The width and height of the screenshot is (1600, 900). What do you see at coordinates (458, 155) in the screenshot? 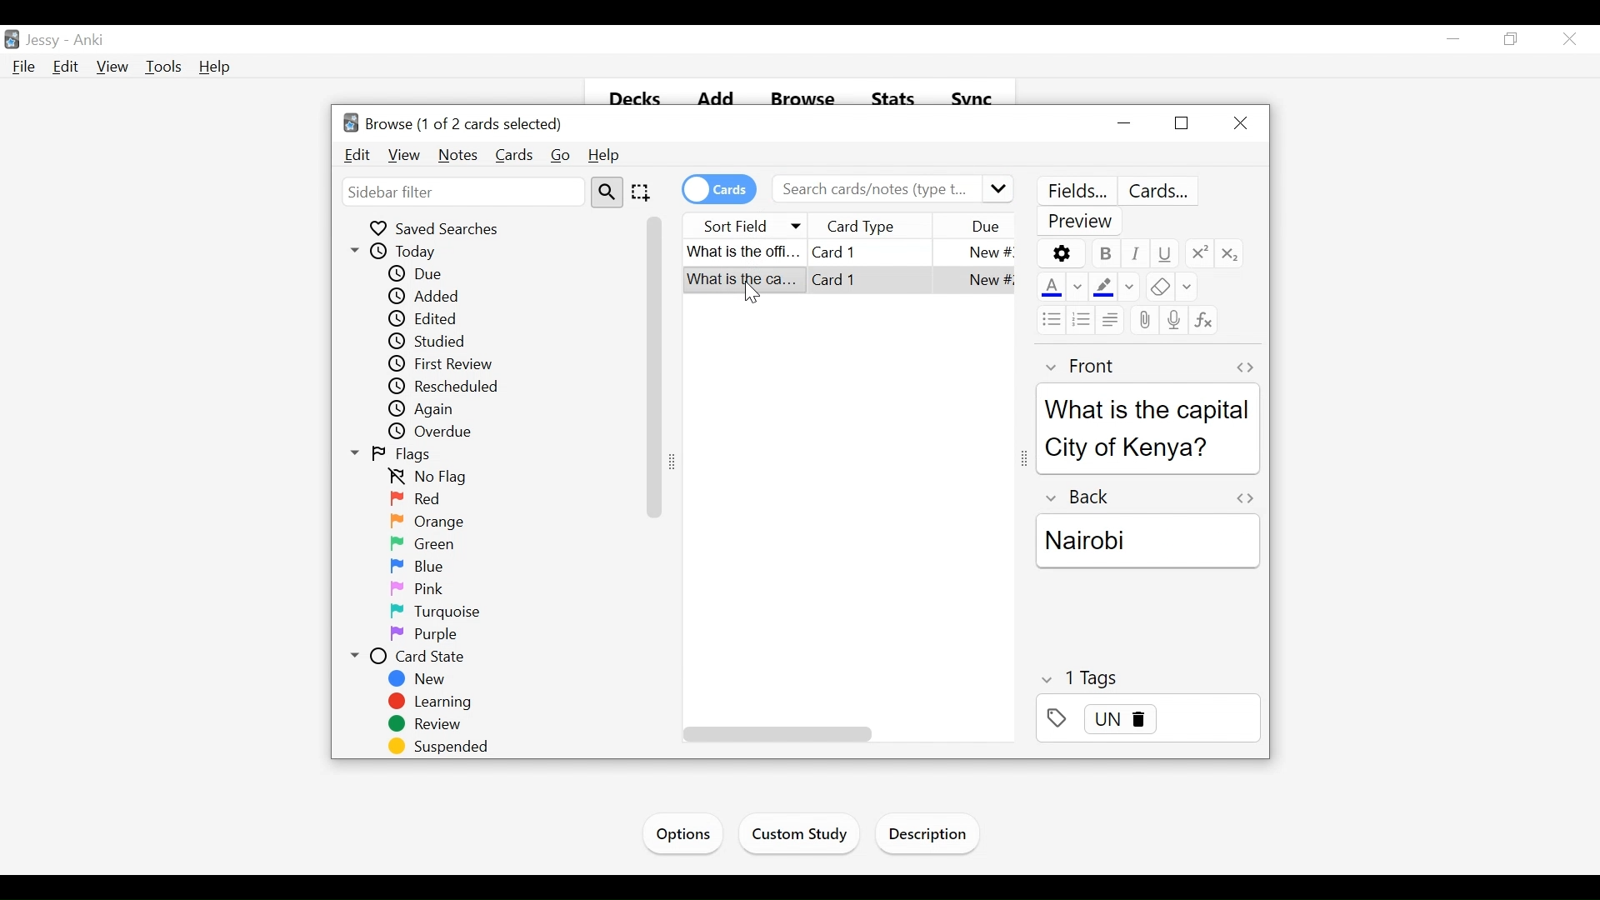
I see `Notes` at bounding box center [458, 155].